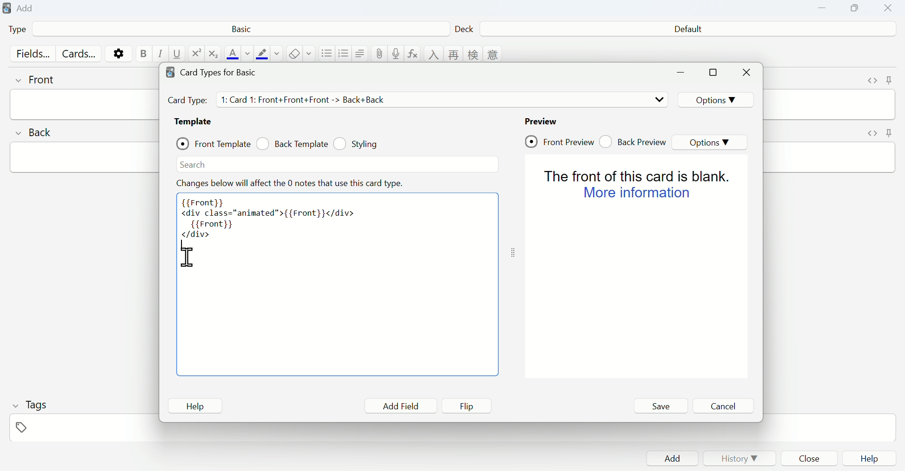 The image size is (905, 471). Describe the element at coordinates (463, 30) in the screenshot. I see `Deck` at that location.